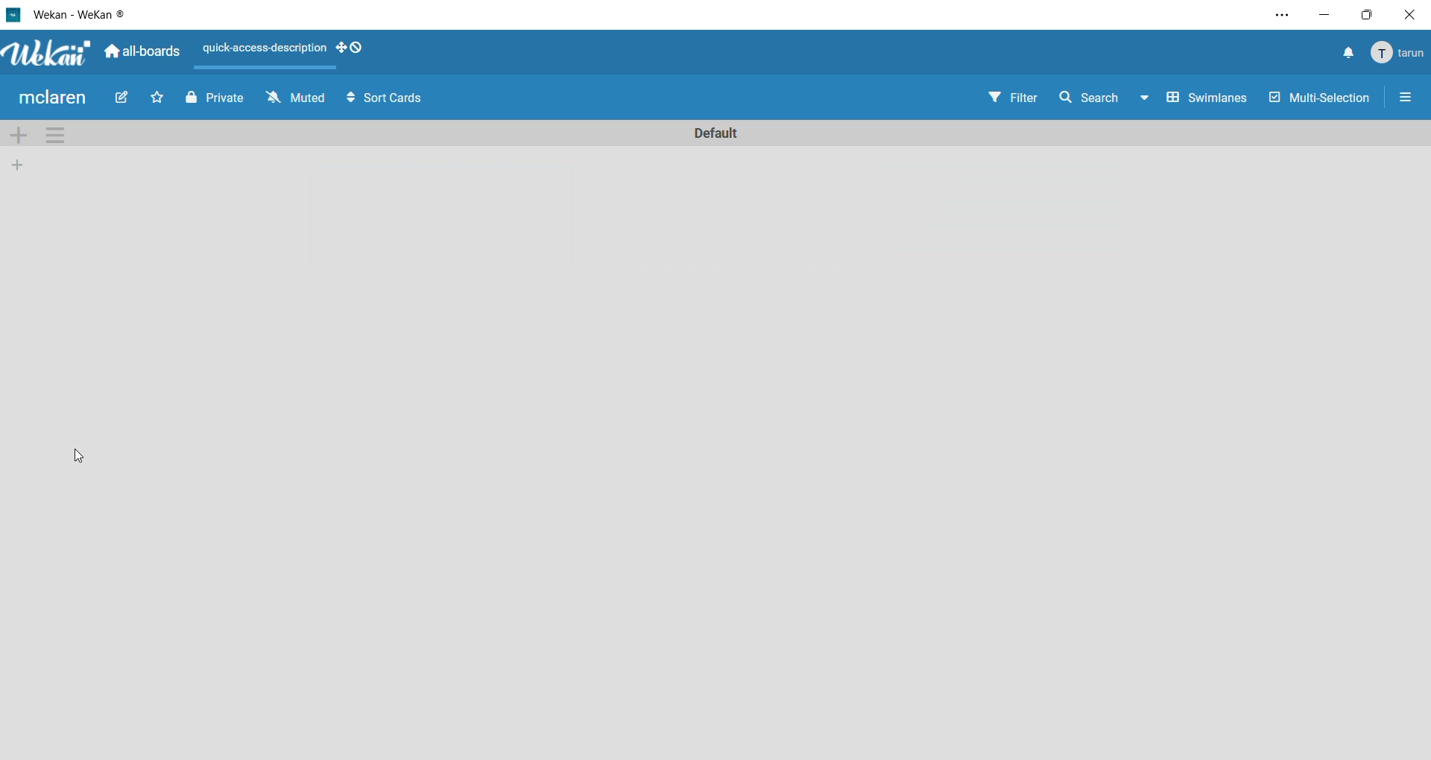 The image size is (1431, 760). Describe the element at coordinates (1327, 15) in the screenshot. I see `minimize` at that location.